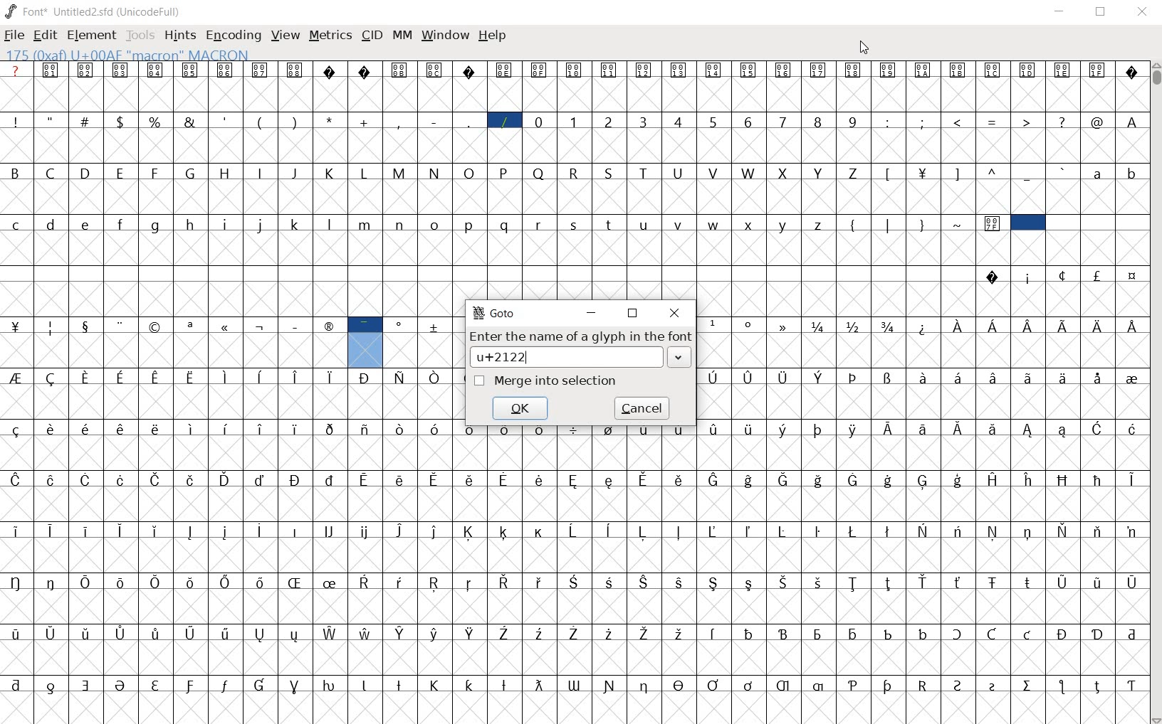 The height and width of the screenshot is (724, 1162). I want to click on ENCODING, so click(234, 36).